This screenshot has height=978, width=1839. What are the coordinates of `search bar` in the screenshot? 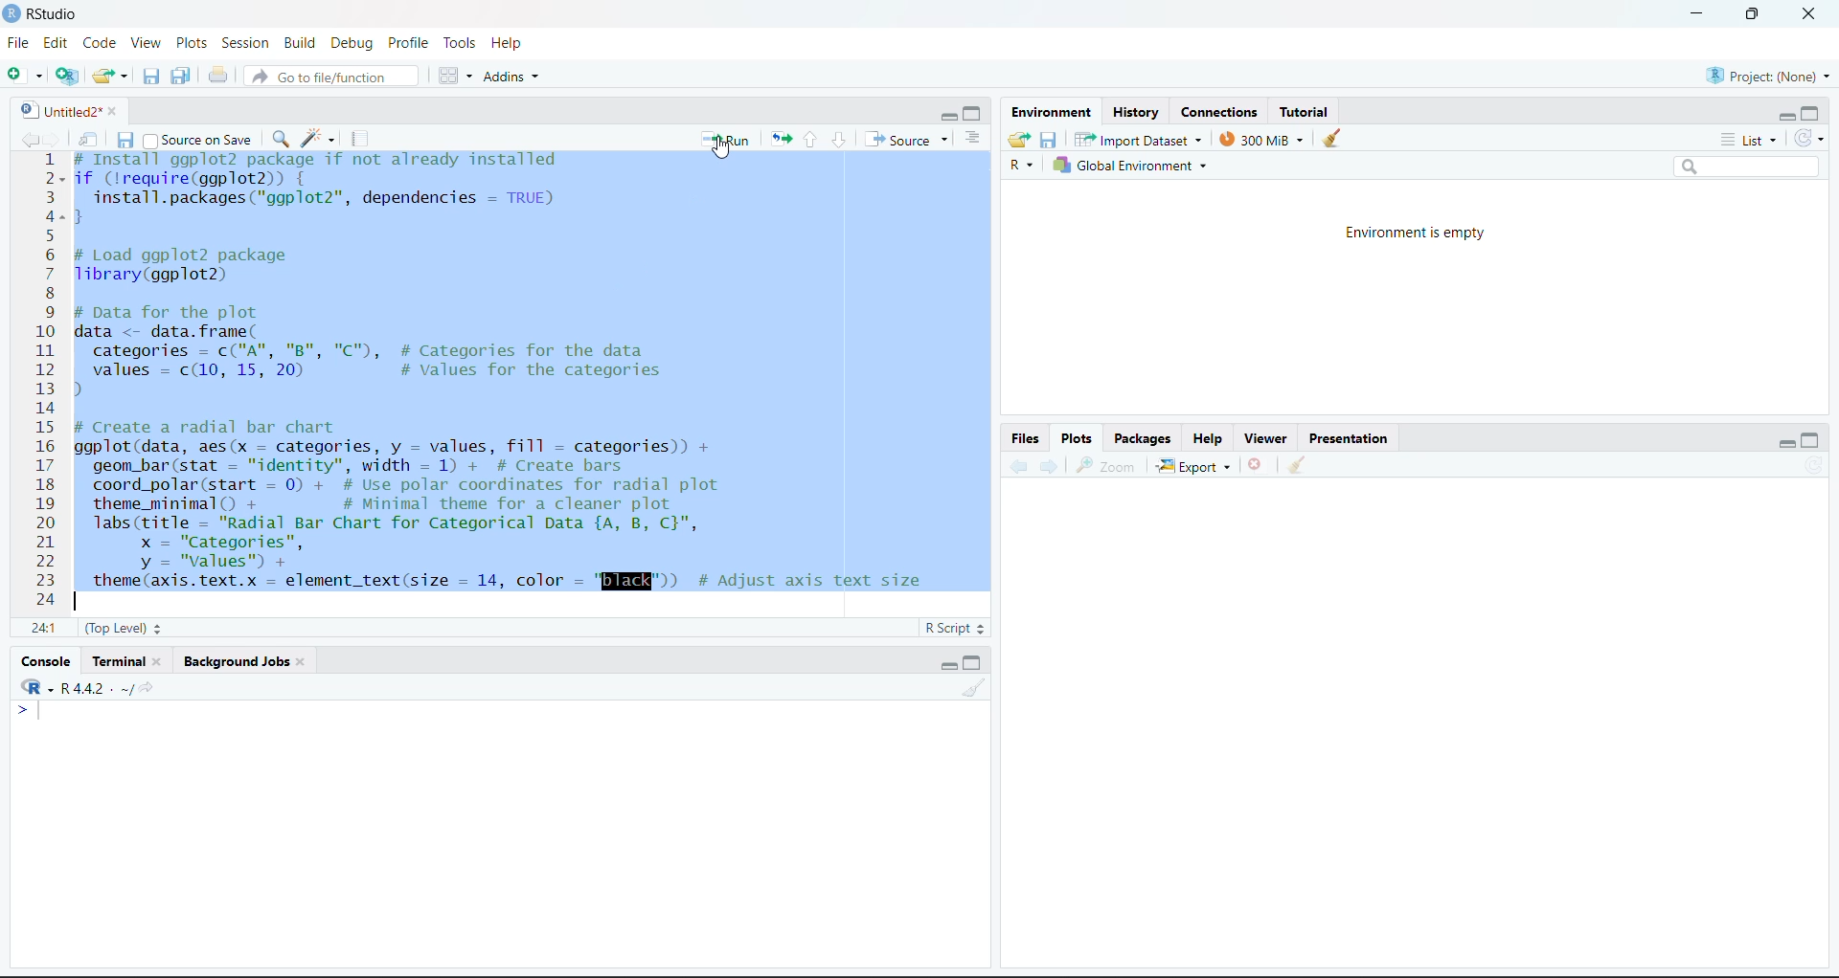 It's located at (1745, 166).